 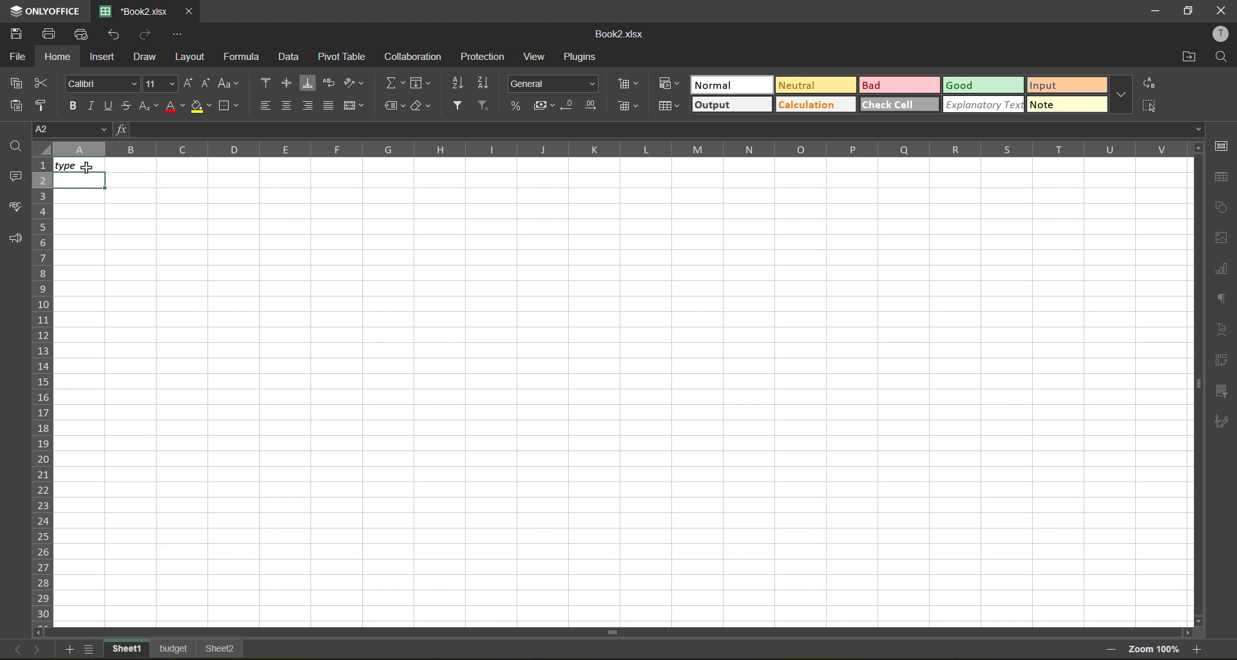 I want to click on orientation, so click(x=354, y=82).